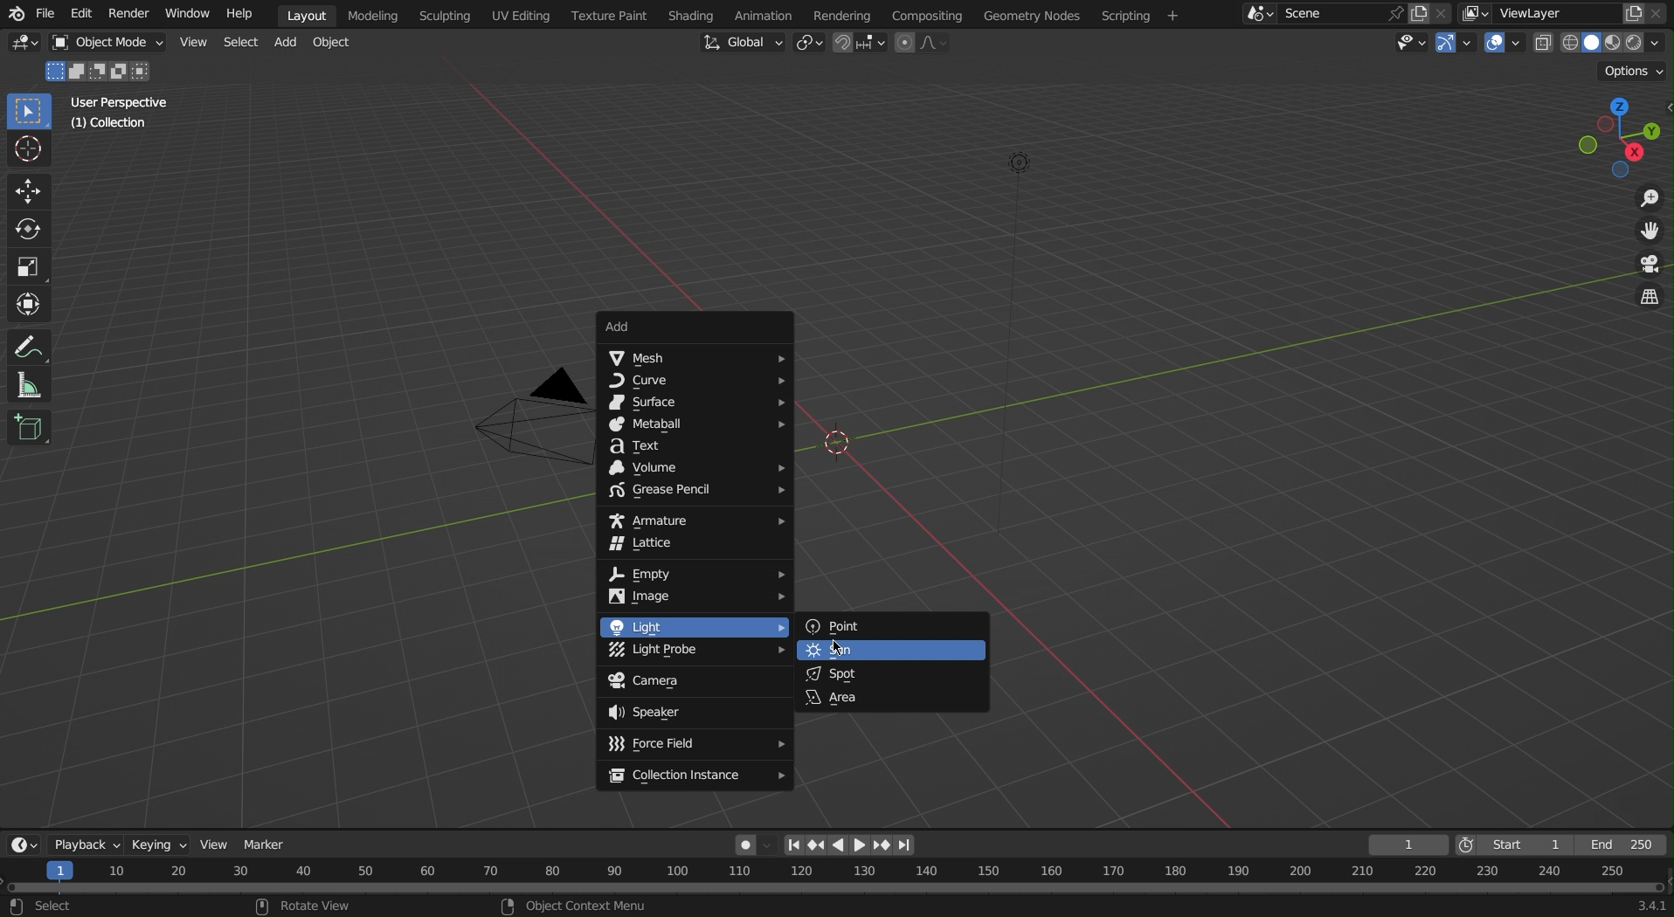 The image size is (1674, 917). What do you see at coordinates (1661, 13) in the screenshot?
I see `close` at bounding box center [1661, 13].